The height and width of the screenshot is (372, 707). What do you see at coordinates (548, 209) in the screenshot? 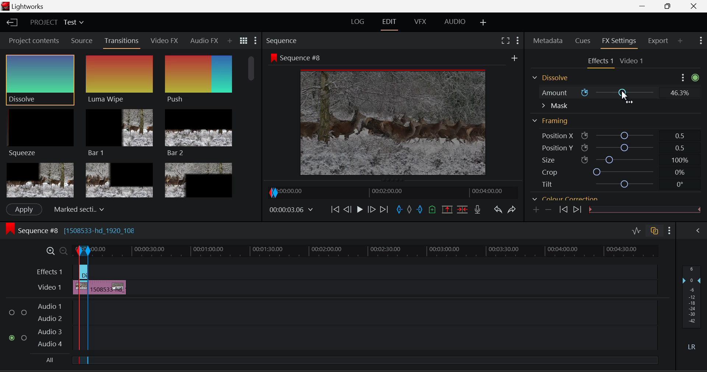
I see `Delete keyframes` at bounding box center [548, 209].